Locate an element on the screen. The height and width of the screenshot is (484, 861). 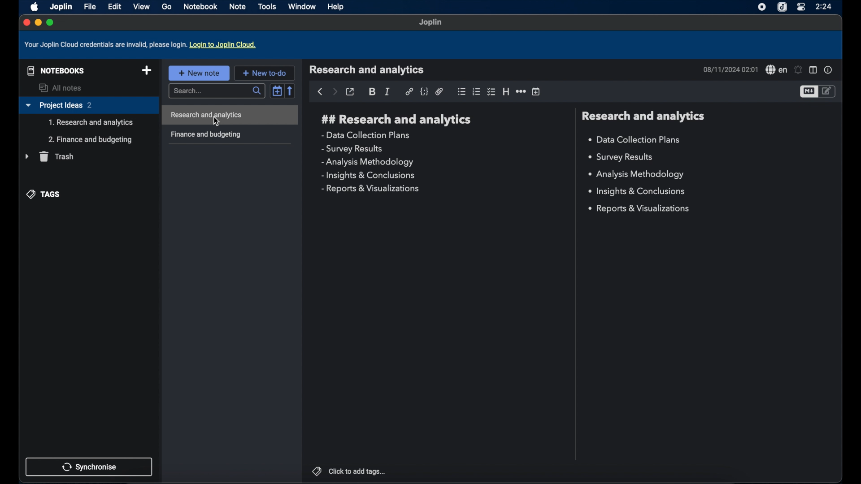
toggle editor is located at coordinates (808, 92).